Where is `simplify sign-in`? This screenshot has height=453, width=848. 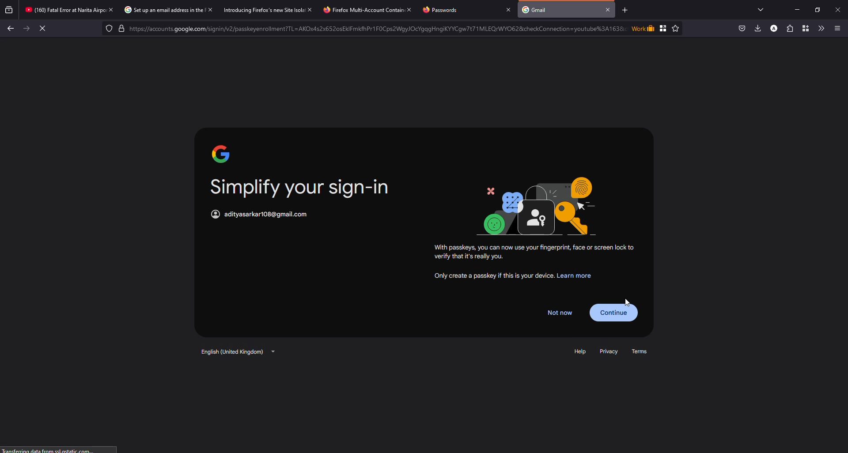 simplify sign-in is located at coordinates (303, 187).